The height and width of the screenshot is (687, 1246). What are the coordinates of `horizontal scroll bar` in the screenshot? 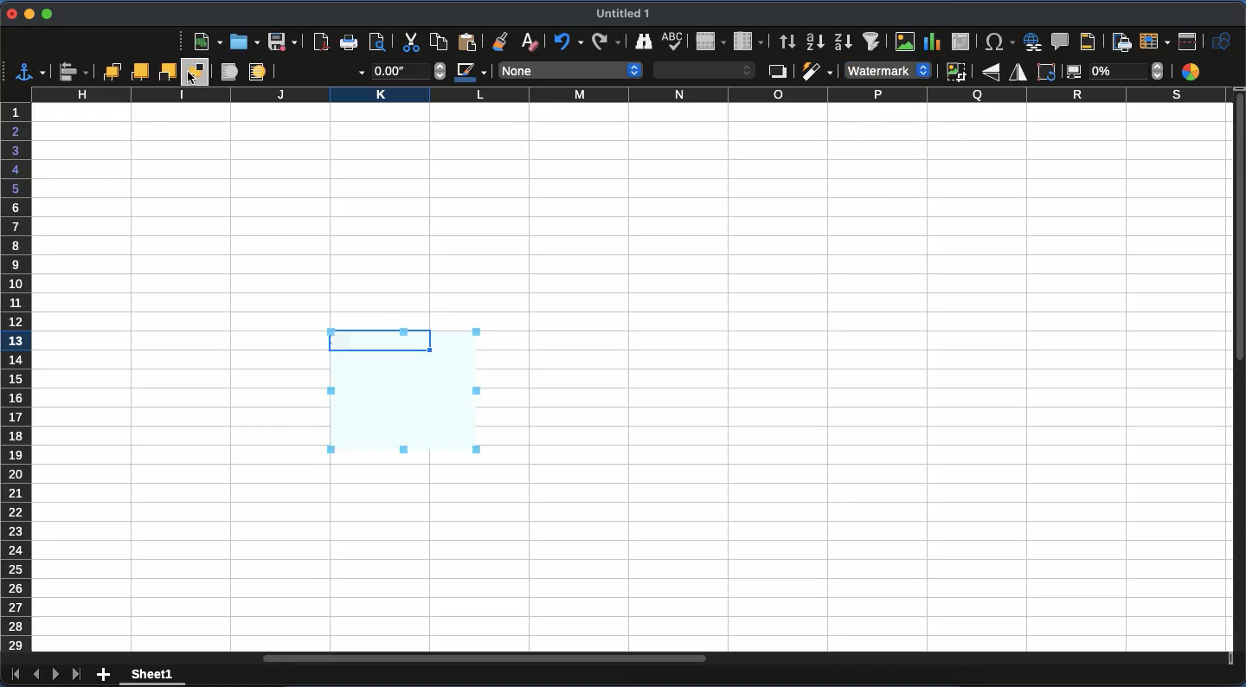 It's located at (486, 658).